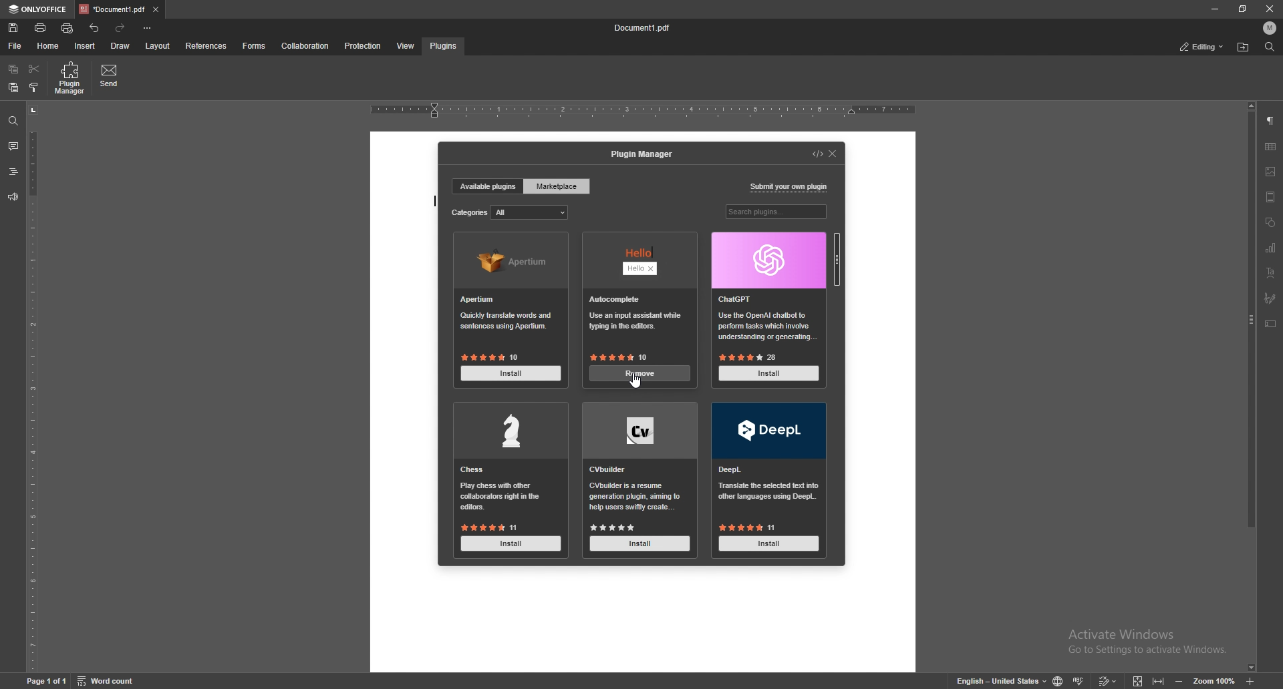  What do you see at coordinates (120, 47) in the screenshot?
I see `draw` at bounding box center [120, 47].